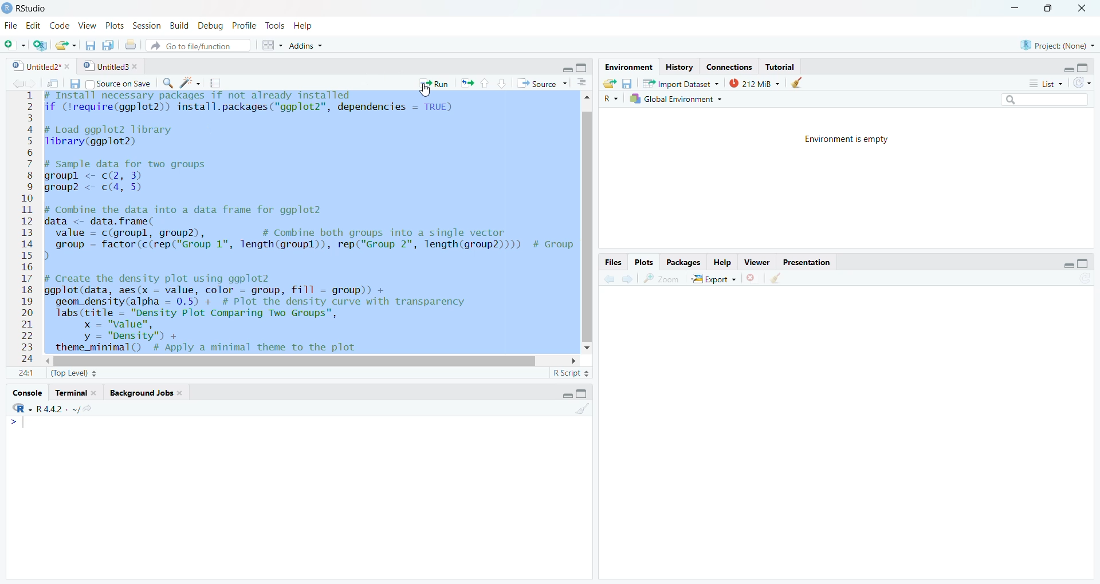 Image resolution: width=1100 pixels, height=584 pixels. Describe the element at coordinates (1083, 84) in the screenshot. I see `redo` at that location.